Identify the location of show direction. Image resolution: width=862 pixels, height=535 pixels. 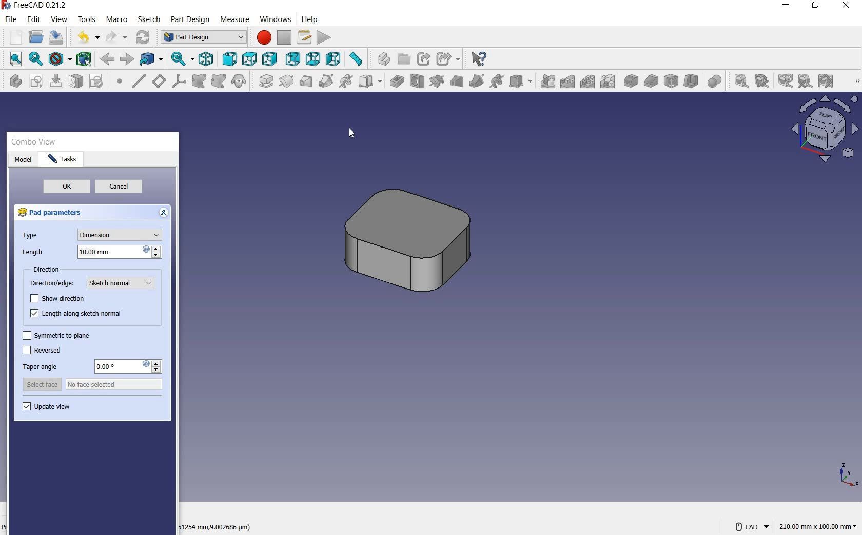
(57, 298).